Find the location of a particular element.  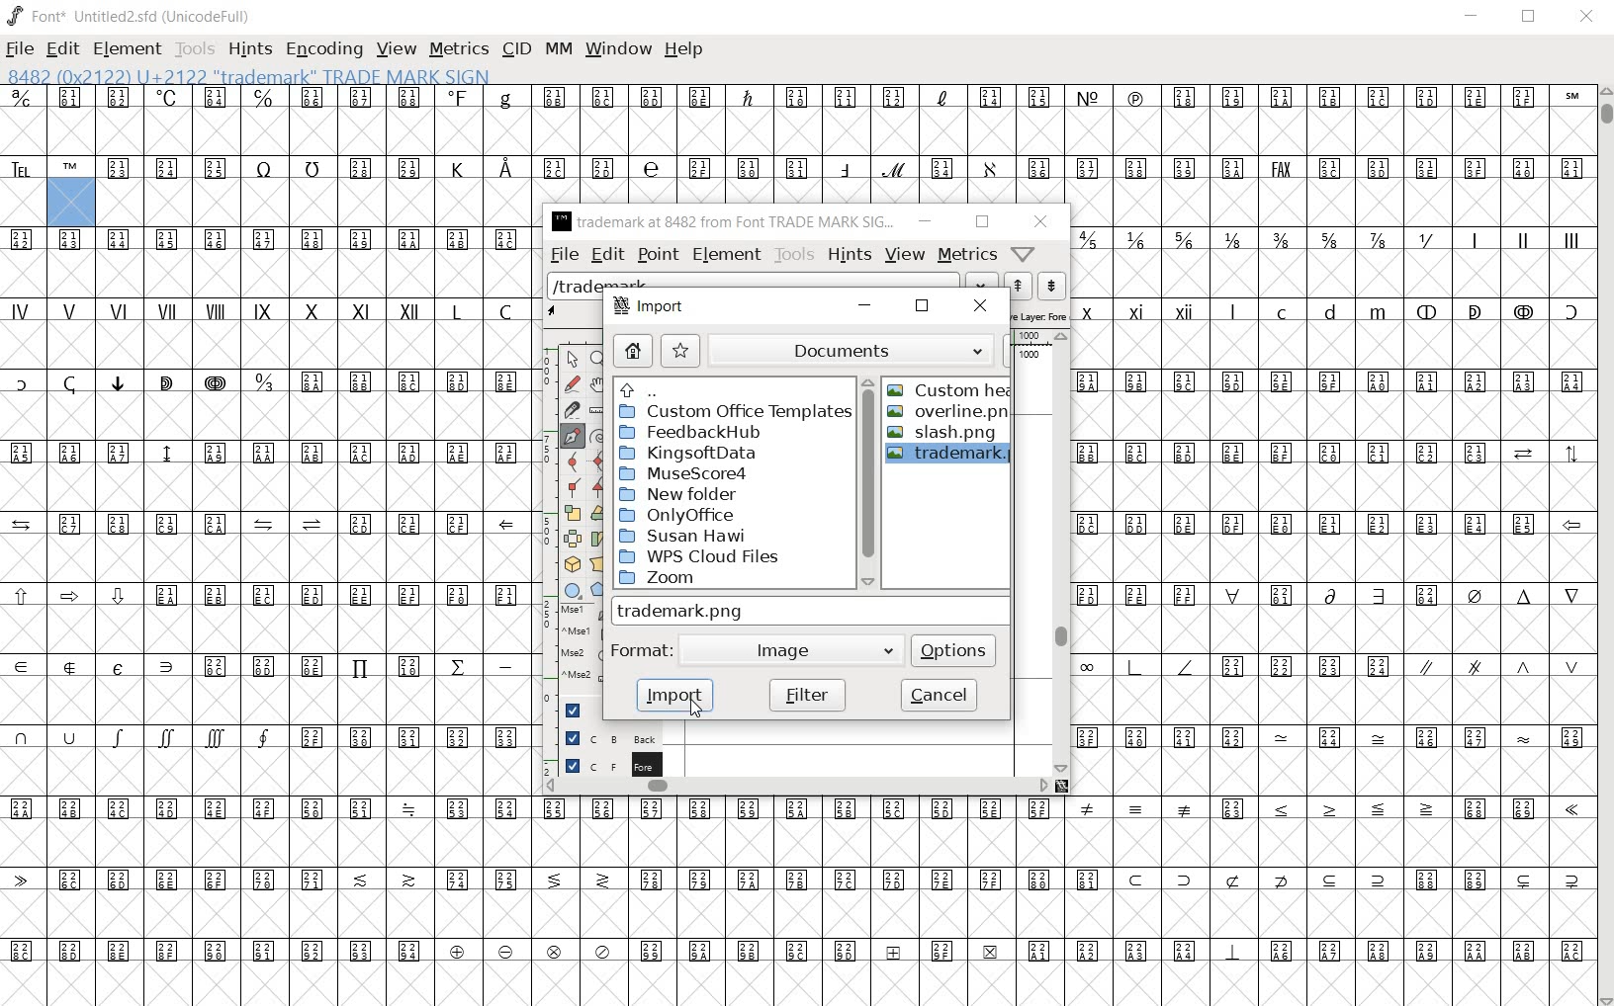

zoom is located at coordinates (733, 579).